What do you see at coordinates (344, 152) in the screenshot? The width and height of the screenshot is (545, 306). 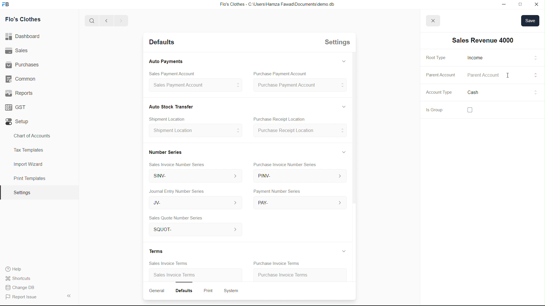 I see `Hide ` at bounding box center [344, 152].